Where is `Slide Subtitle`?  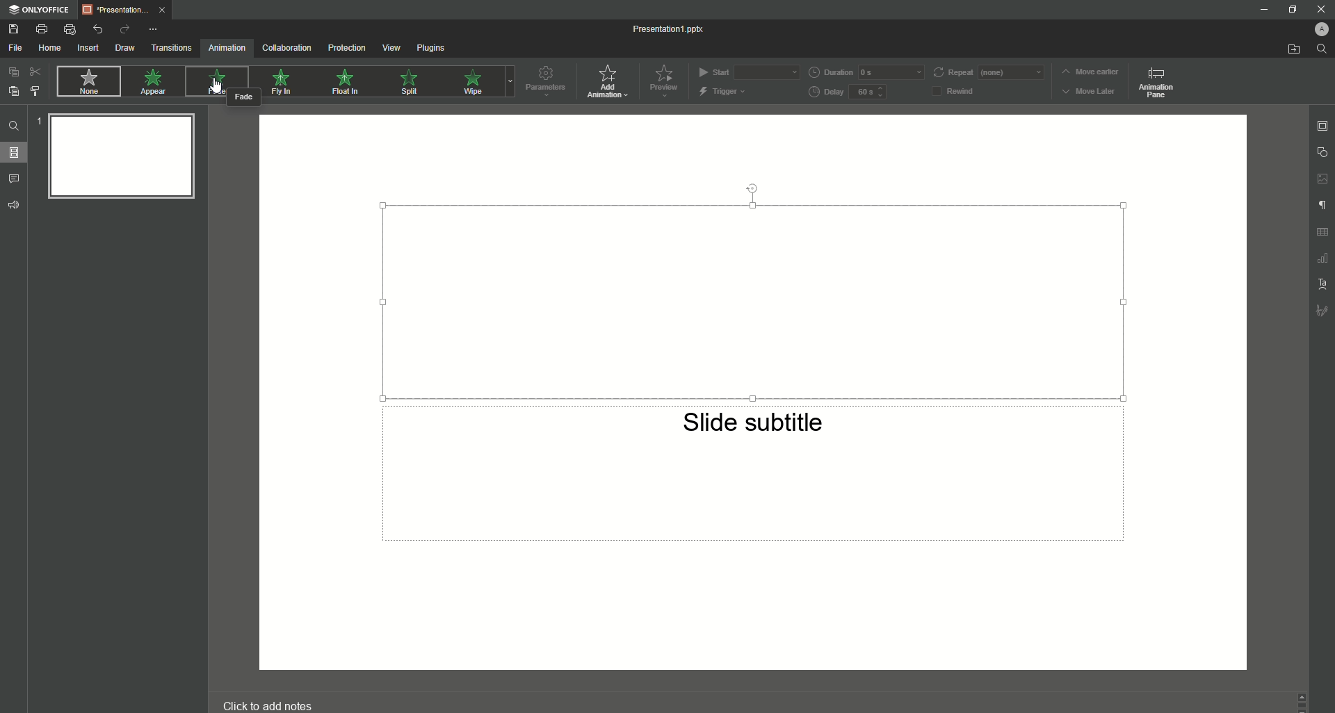
Slide Subtitle is located at coordinates (759, 425).